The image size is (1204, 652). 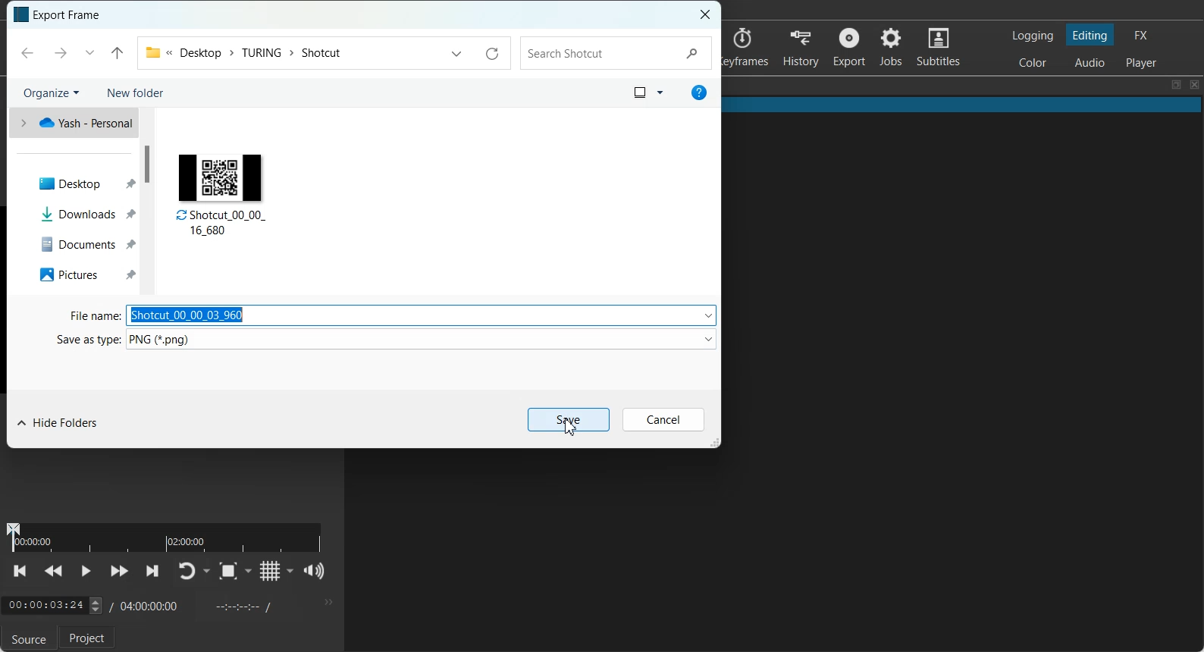 I want to click on History, so click(x=801, y=47).